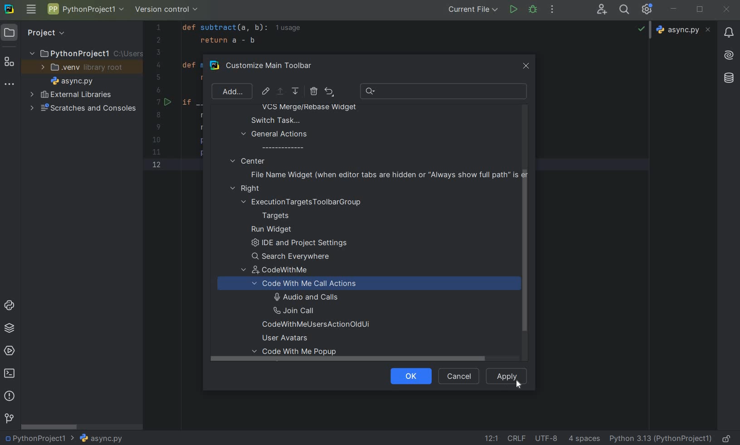 The image size is (740, 445). Describe the element at coordinates (473, 9) in the screenshot. I see `CURRENT FILE` at that location.